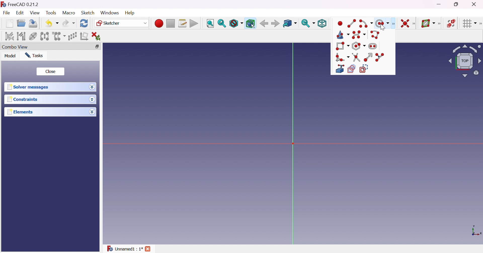  I want to click on Show/hide internal geometry, so click(33, 37).